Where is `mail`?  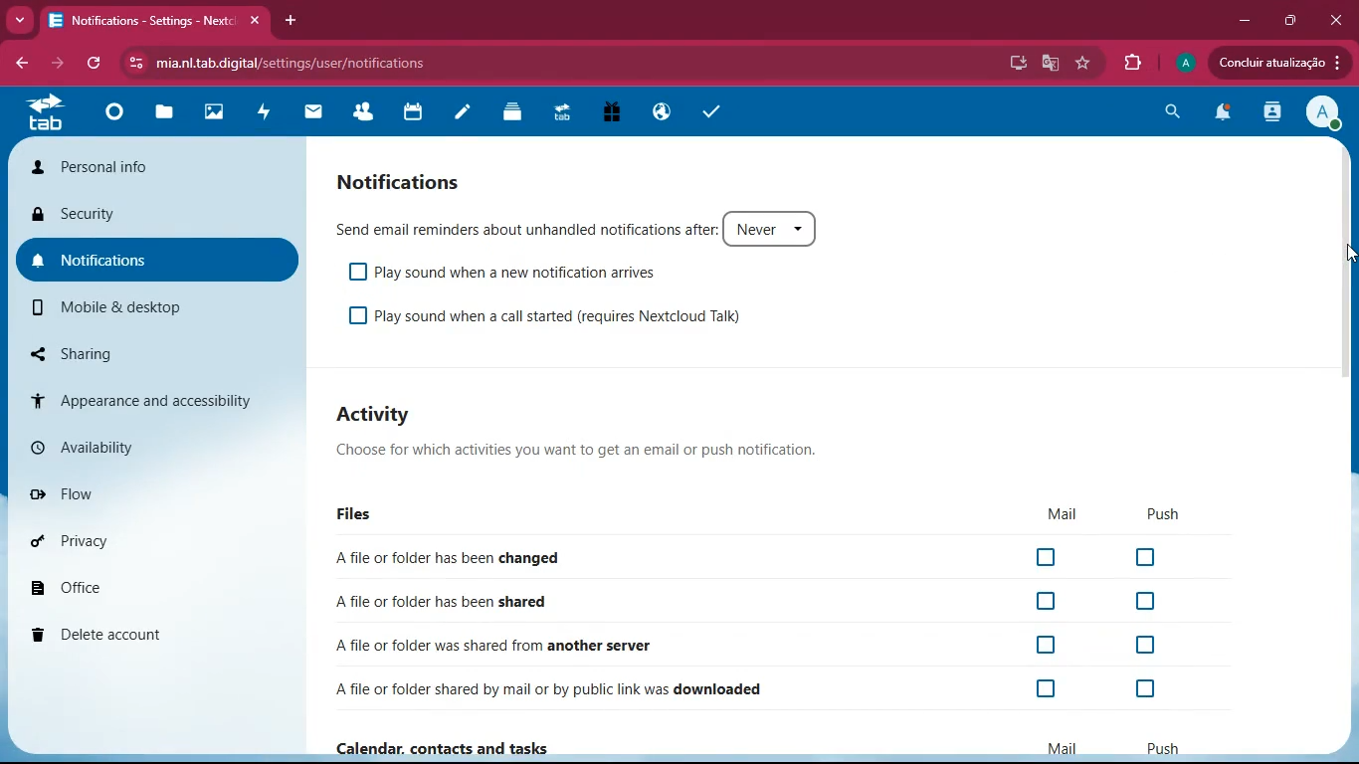 mail is located at coordinates (320, 114).